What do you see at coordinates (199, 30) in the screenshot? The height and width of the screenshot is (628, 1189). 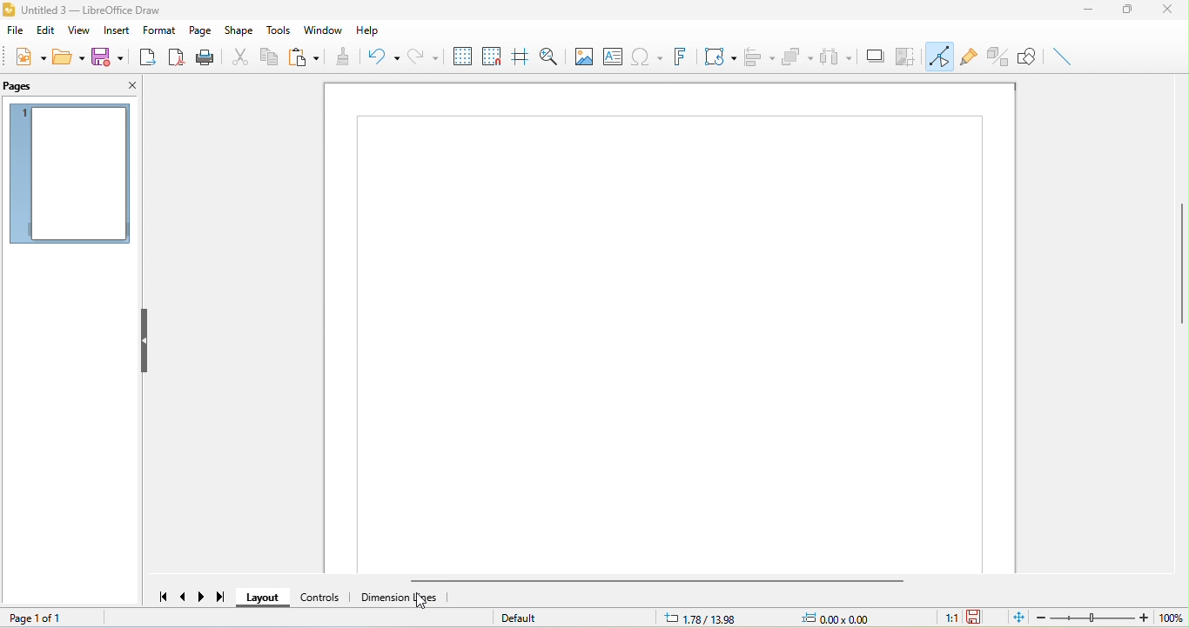 I see `page` at bounding box center [199, 30].